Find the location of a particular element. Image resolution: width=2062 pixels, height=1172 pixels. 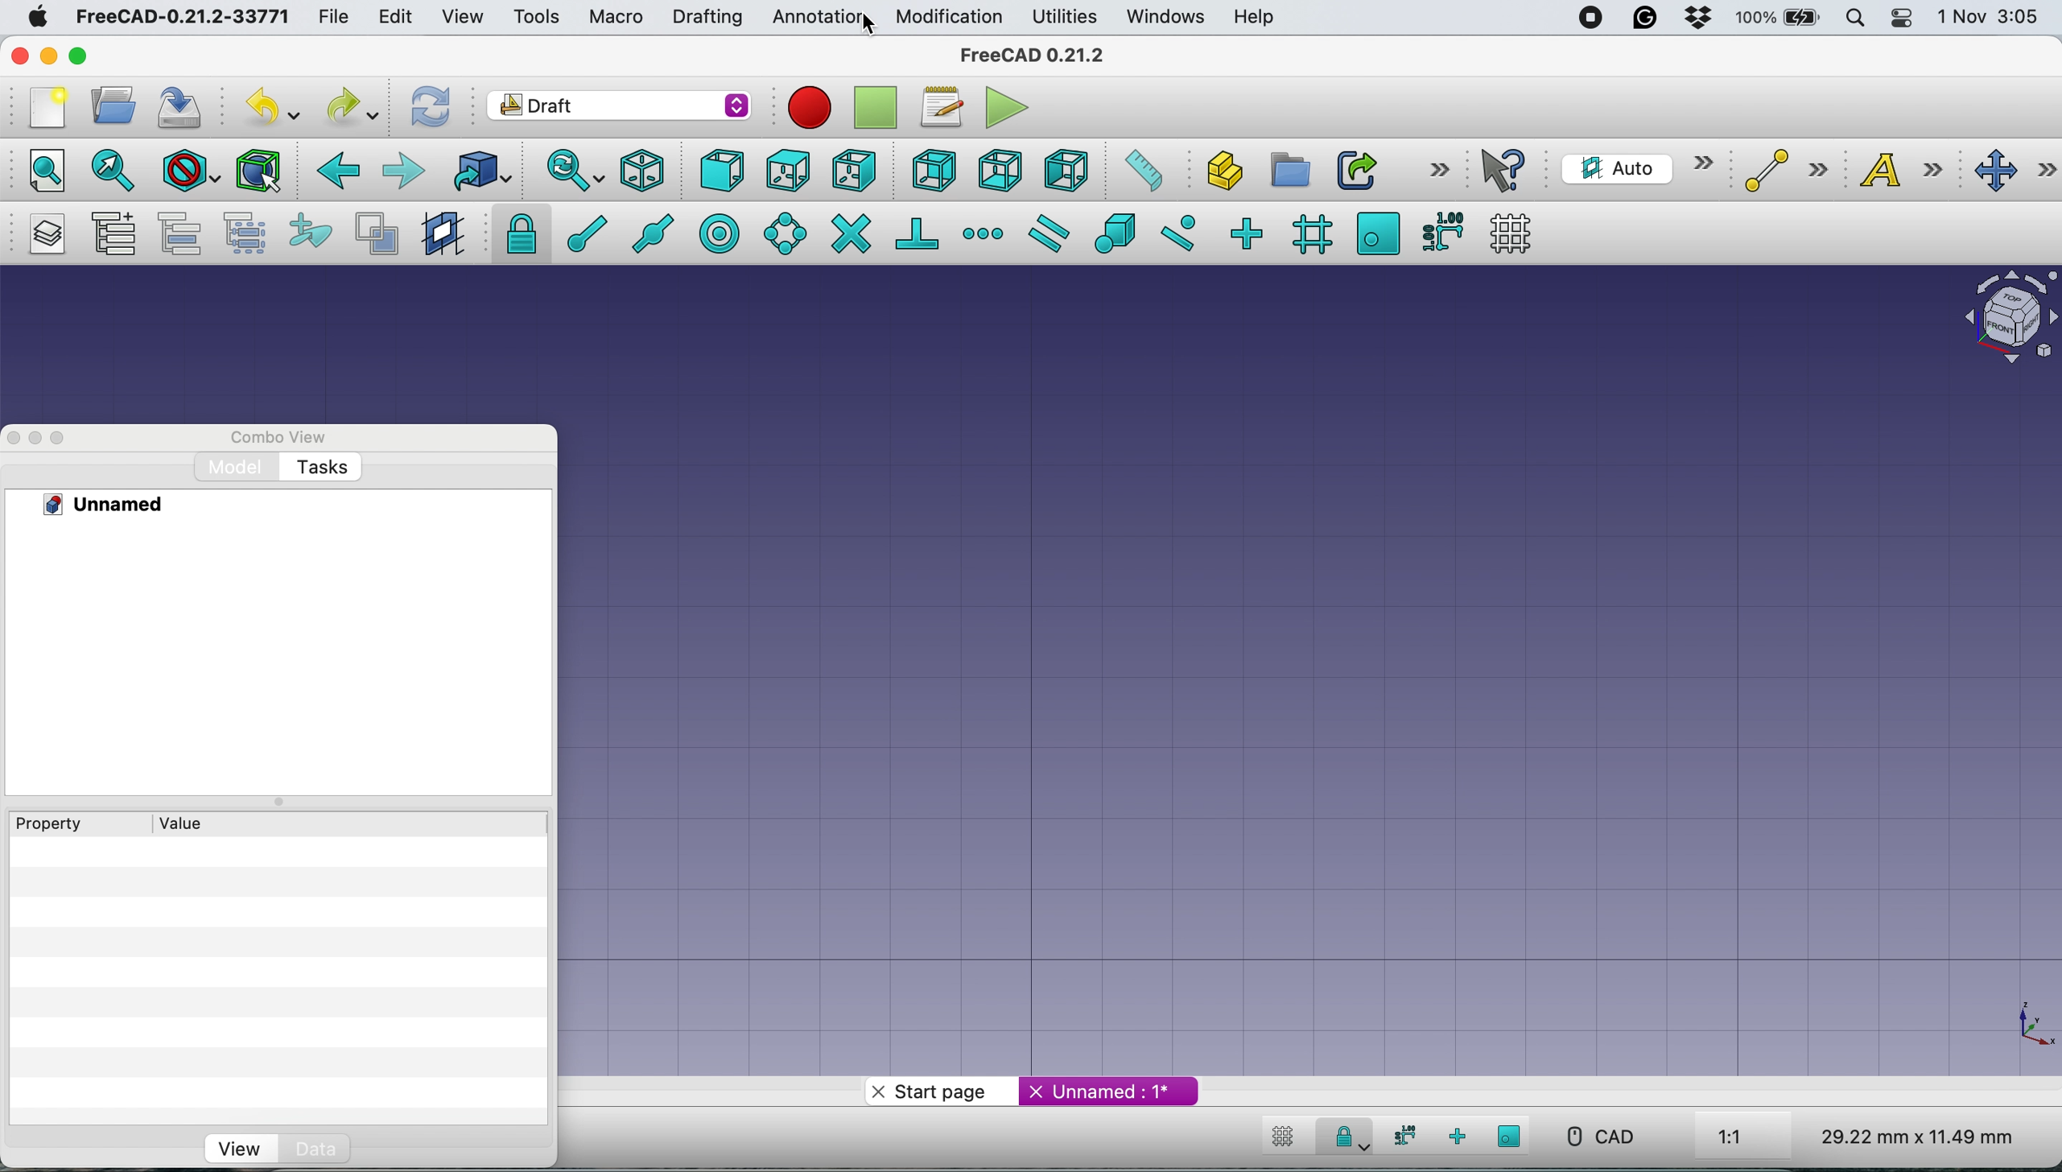

isometric is located at coordinates (642, 171).